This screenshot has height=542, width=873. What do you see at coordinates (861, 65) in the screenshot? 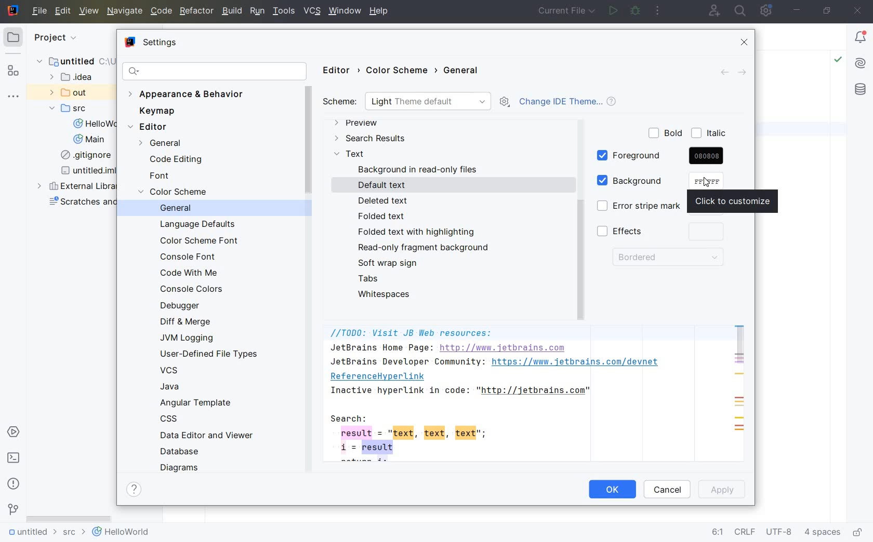
I see `AI Assistant` at bounding box center [861, 65].